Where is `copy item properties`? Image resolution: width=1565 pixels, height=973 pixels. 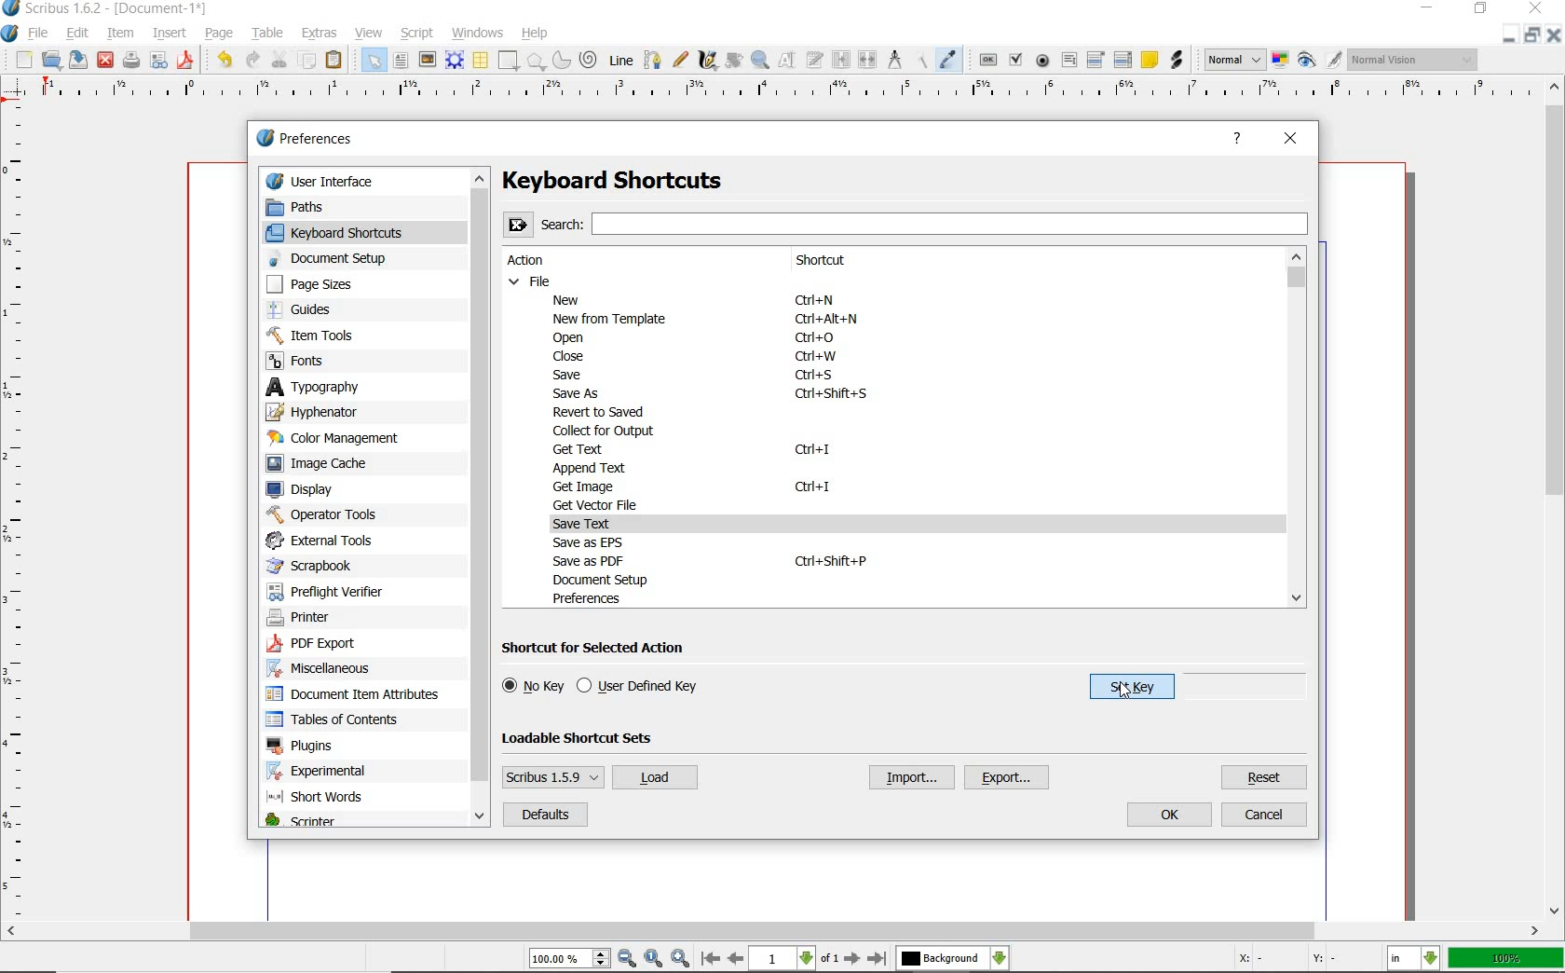
copy item properties is located at coordinates (923, 61).